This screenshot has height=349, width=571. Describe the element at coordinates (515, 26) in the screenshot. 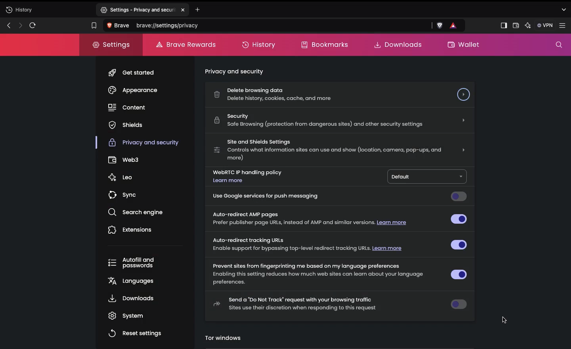

I see `Wallet` at that location.